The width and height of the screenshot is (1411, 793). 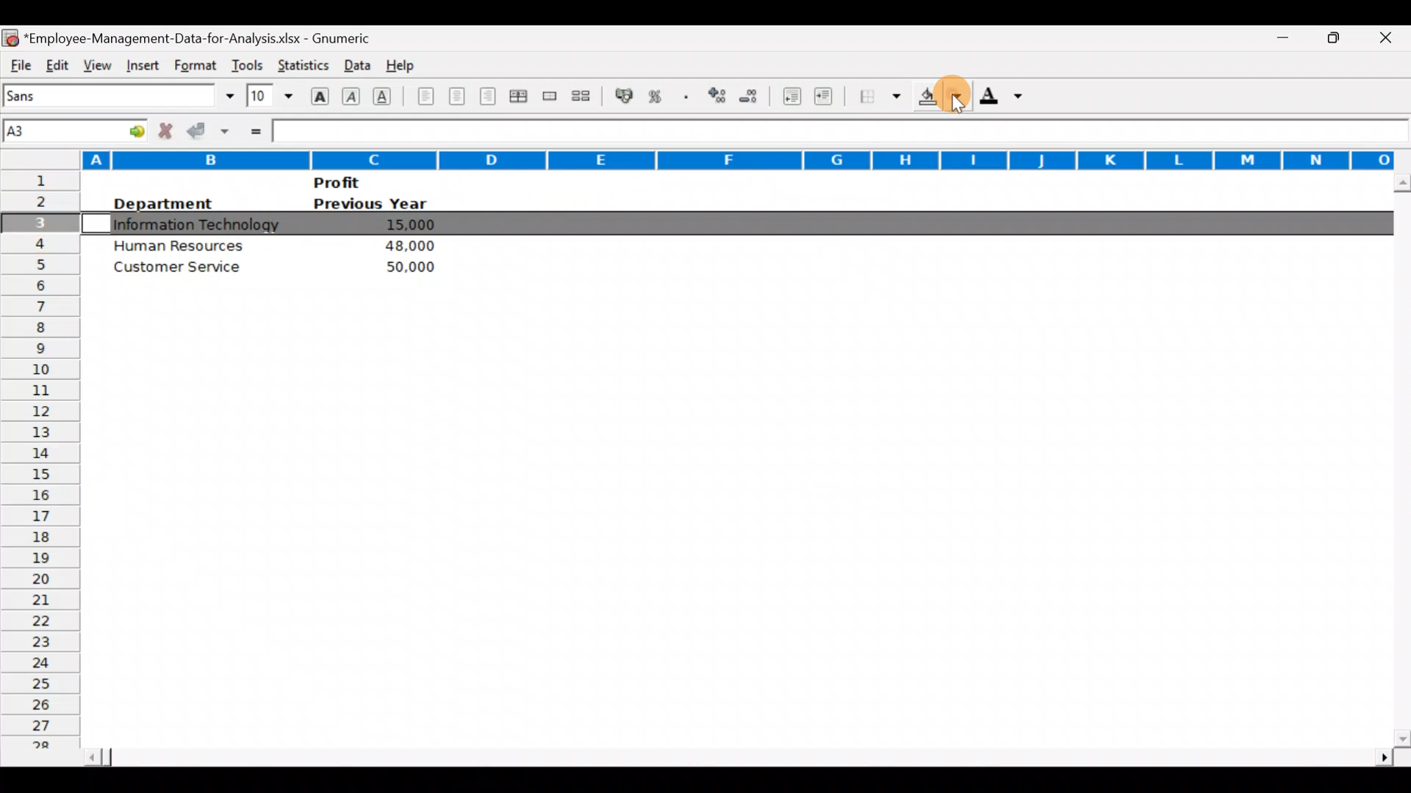 I want to click on Increase decimals, so click(x=719, y=95).